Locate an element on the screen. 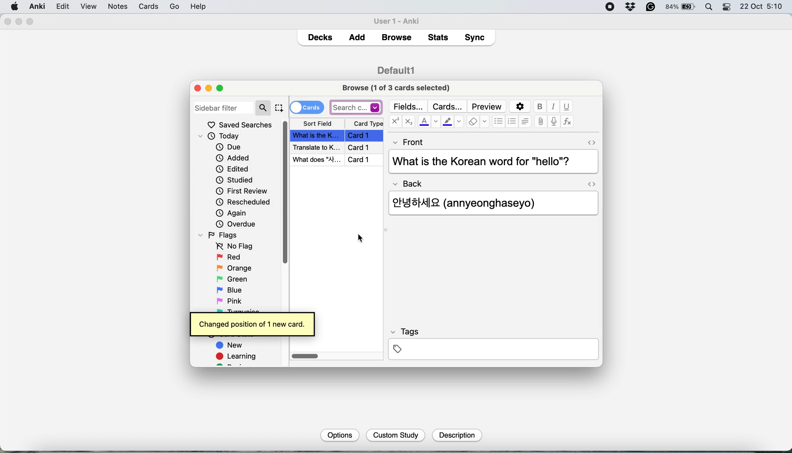  screen recorder is located at coordinates (610, 7).